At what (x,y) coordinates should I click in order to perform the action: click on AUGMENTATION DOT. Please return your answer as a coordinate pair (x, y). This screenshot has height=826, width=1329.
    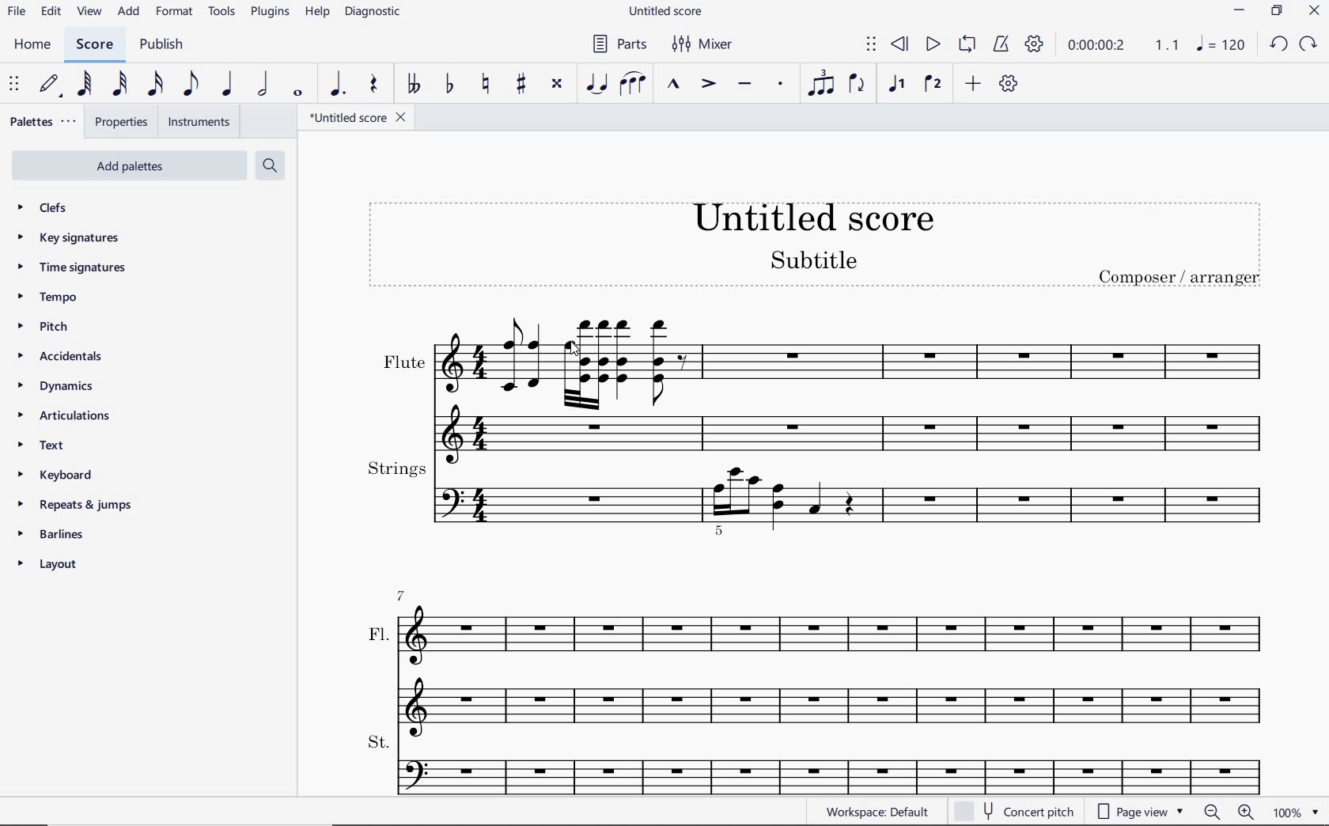
    Looking at the image, I should click on (338, 83).